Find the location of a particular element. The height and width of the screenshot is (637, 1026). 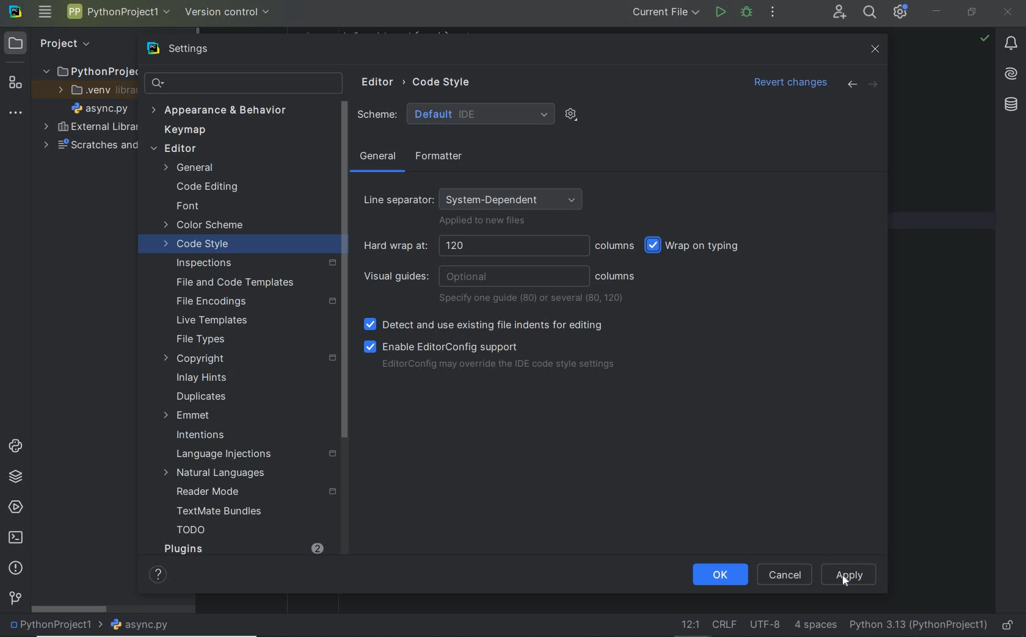

run is located at coordinates (719, 12).